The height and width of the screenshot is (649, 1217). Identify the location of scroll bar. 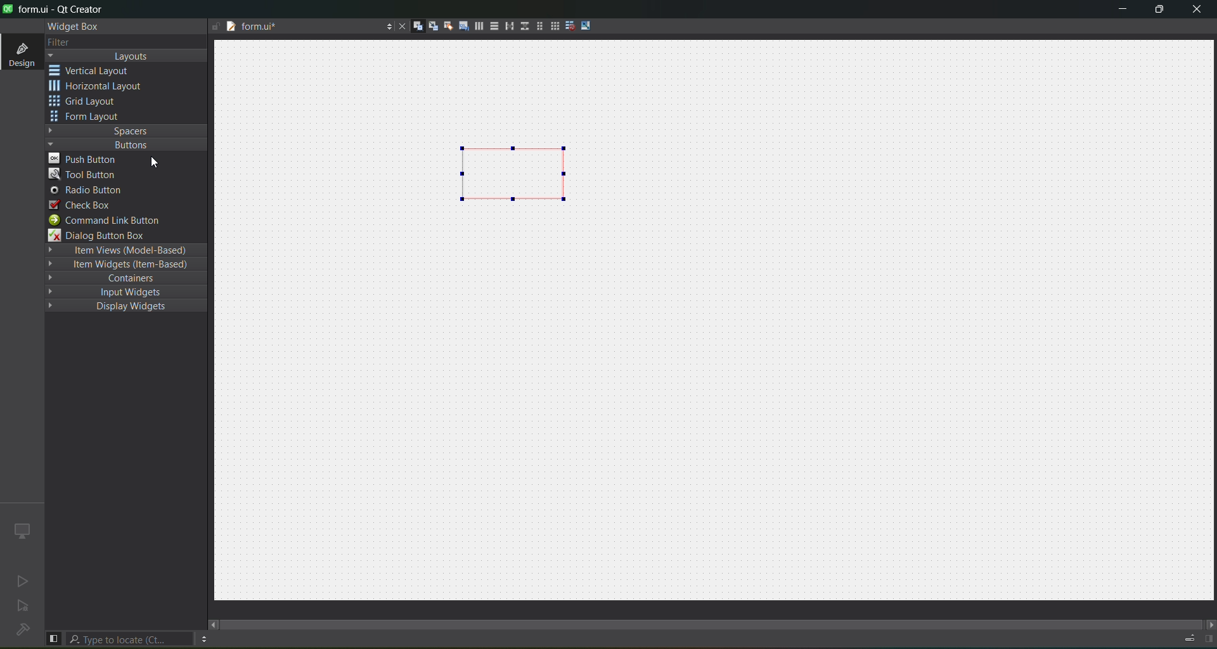
(712, 619).